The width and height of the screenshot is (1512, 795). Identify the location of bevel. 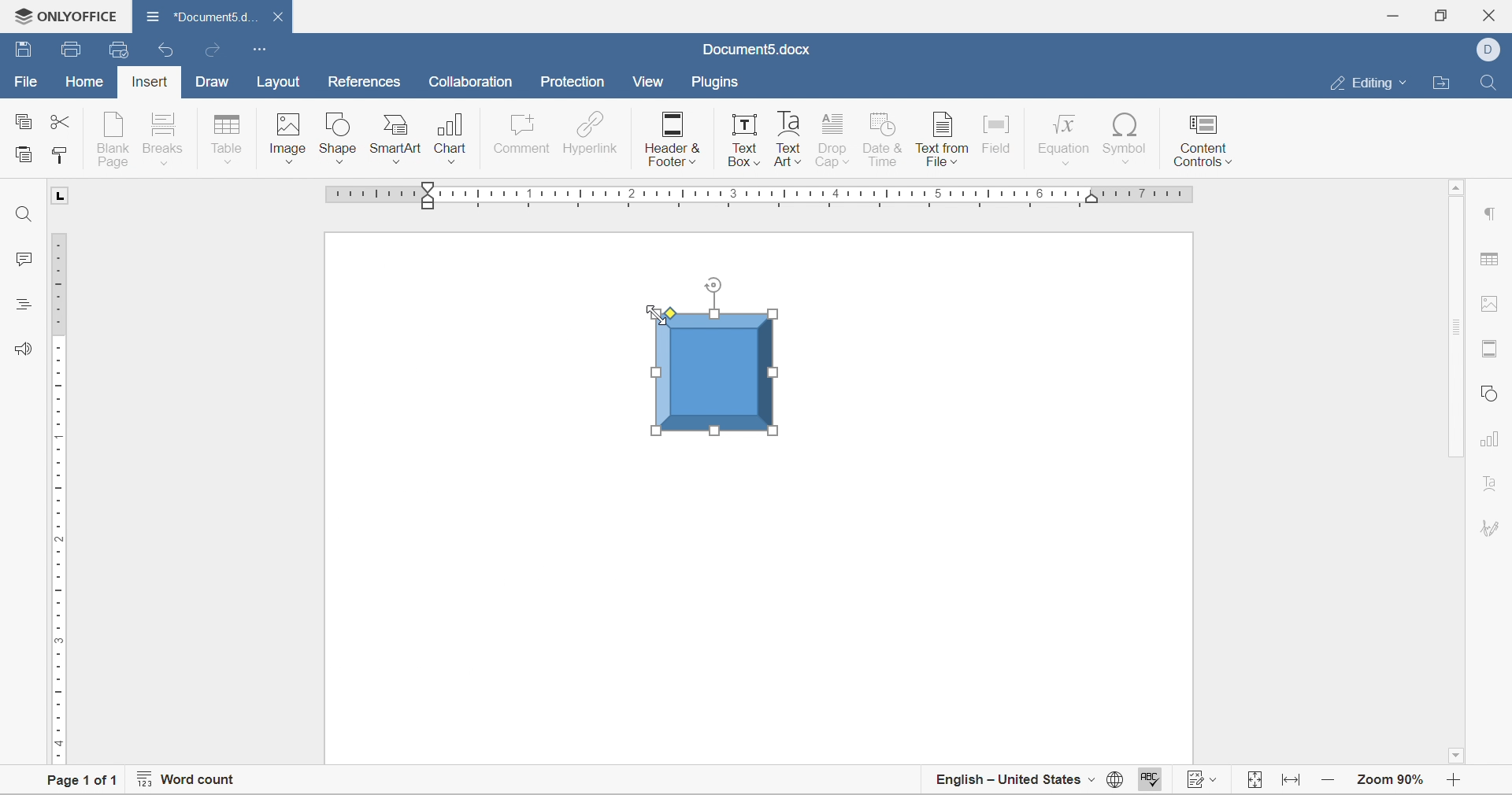
(719, 353).